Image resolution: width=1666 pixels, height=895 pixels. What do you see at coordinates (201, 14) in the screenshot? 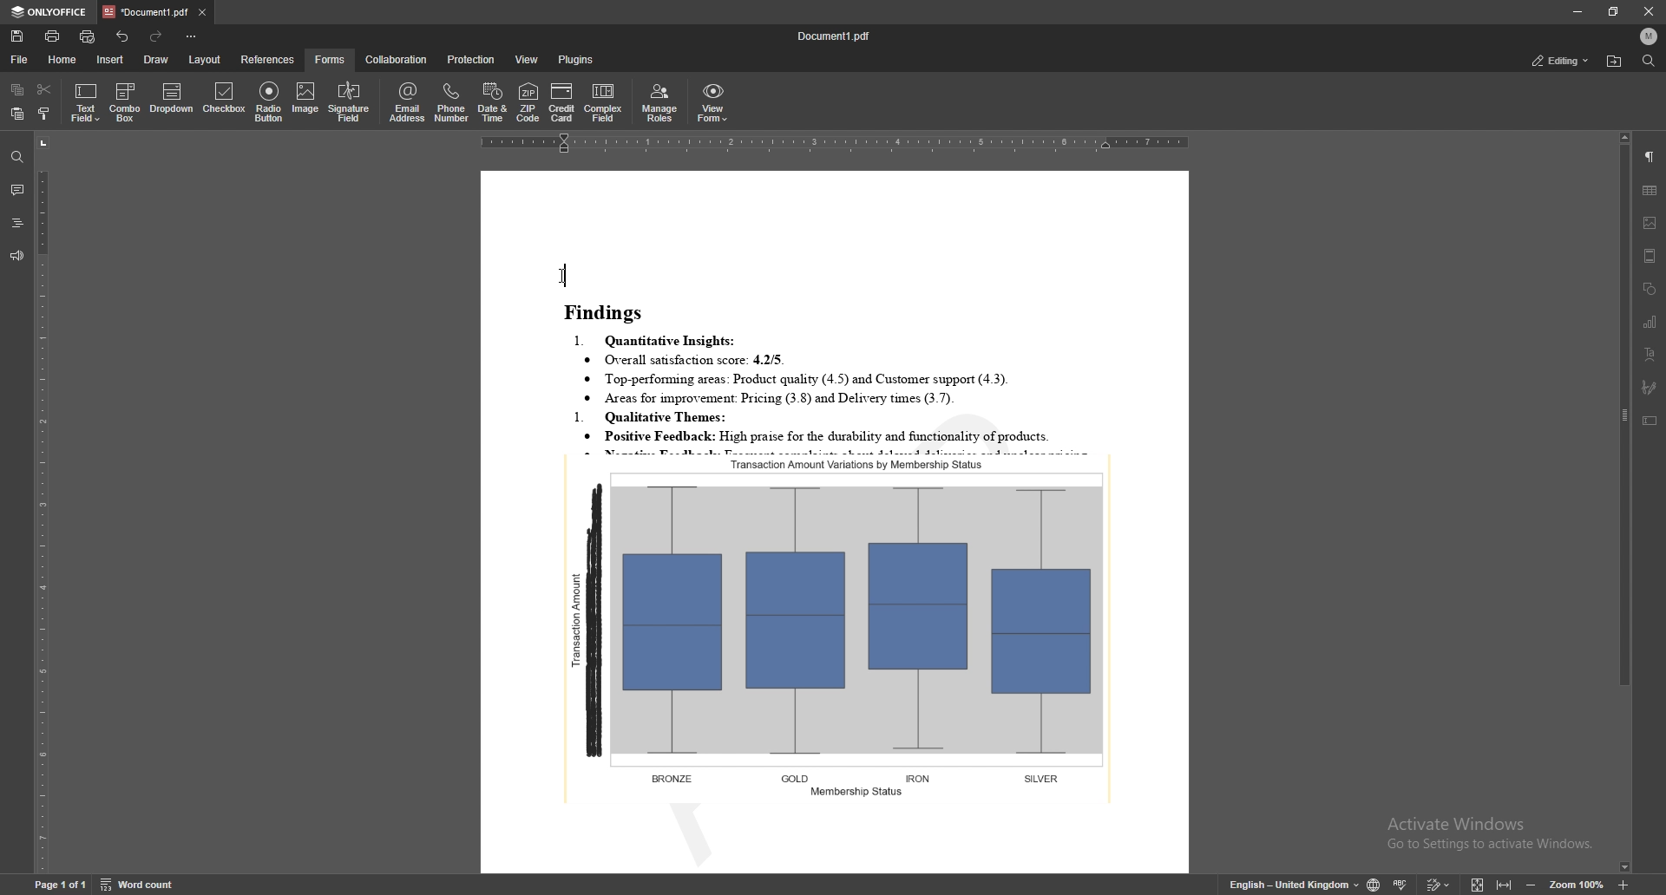
I see `close tab` at bounding box center [201, 14].